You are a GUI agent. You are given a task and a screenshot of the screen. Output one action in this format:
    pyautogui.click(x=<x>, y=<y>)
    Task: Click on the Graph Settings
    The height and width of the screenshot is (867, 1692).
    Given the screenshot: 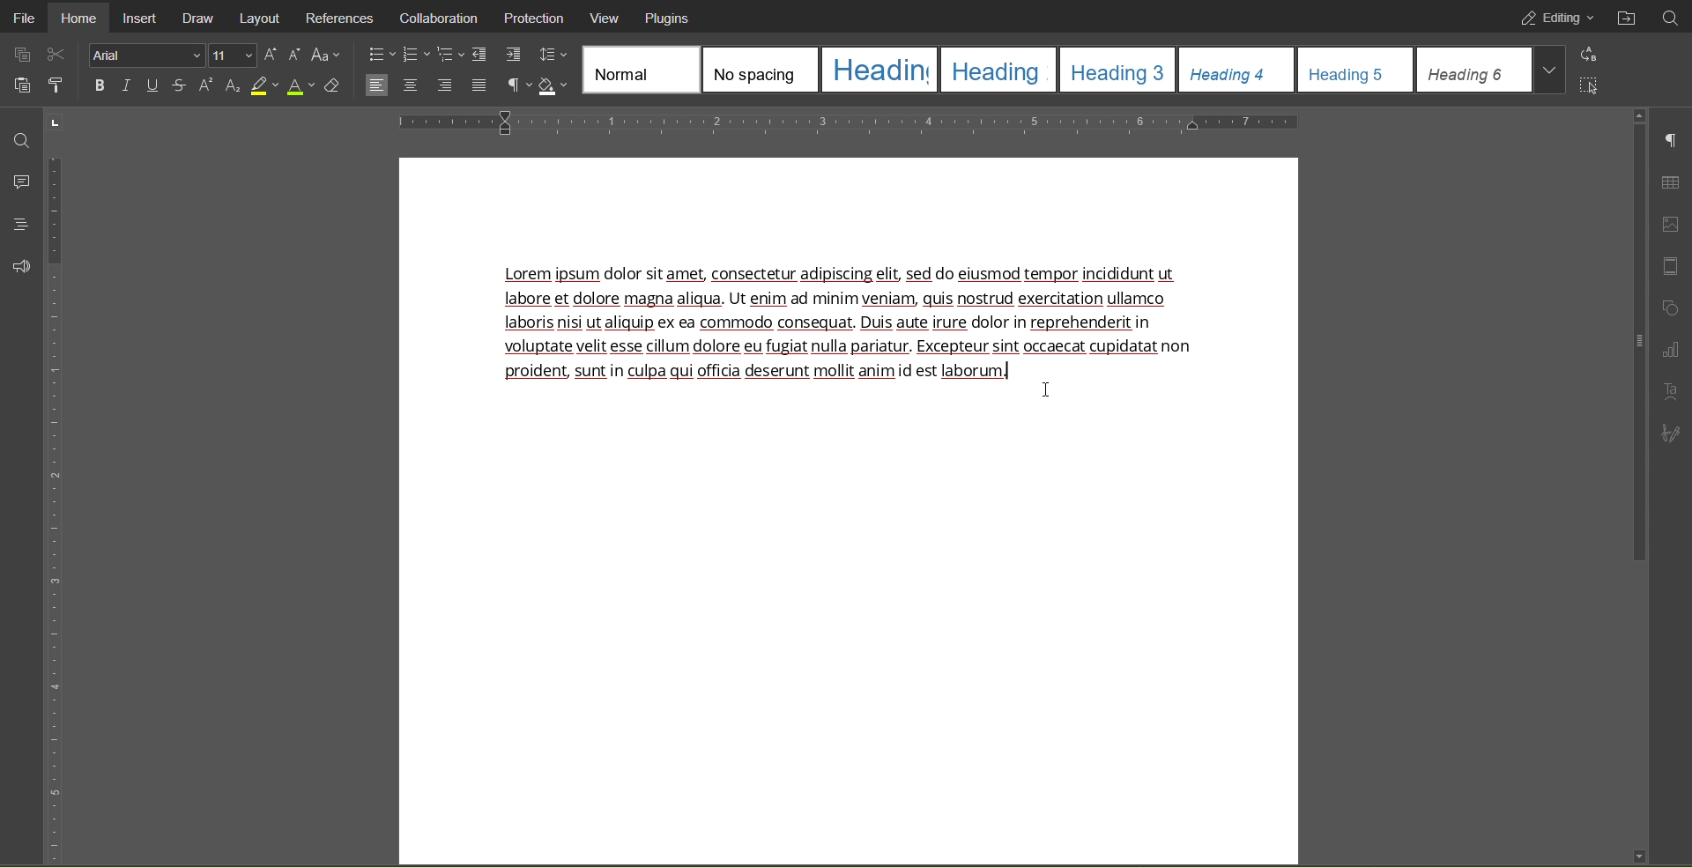 What is the action you would take?
    pyautogui.click(x=1669, y=350)
    